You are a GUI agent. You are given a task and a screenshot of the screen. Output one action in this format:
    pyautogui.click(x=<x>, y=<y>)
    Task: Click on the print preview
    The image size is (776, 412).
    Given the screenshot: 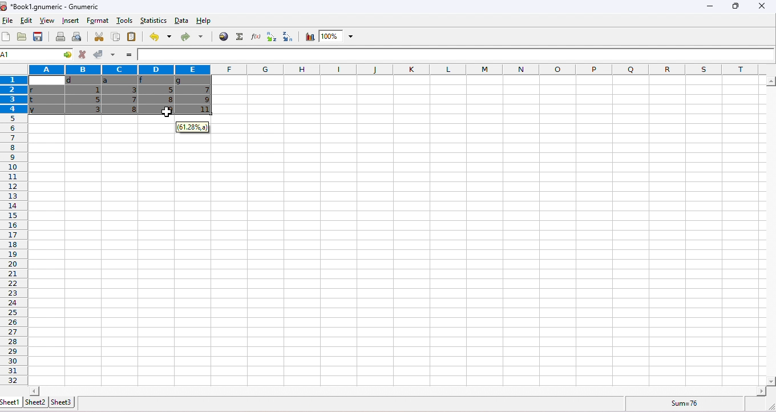 What is the action you would take?
    pyautogui.click(x=76, y=37)
    